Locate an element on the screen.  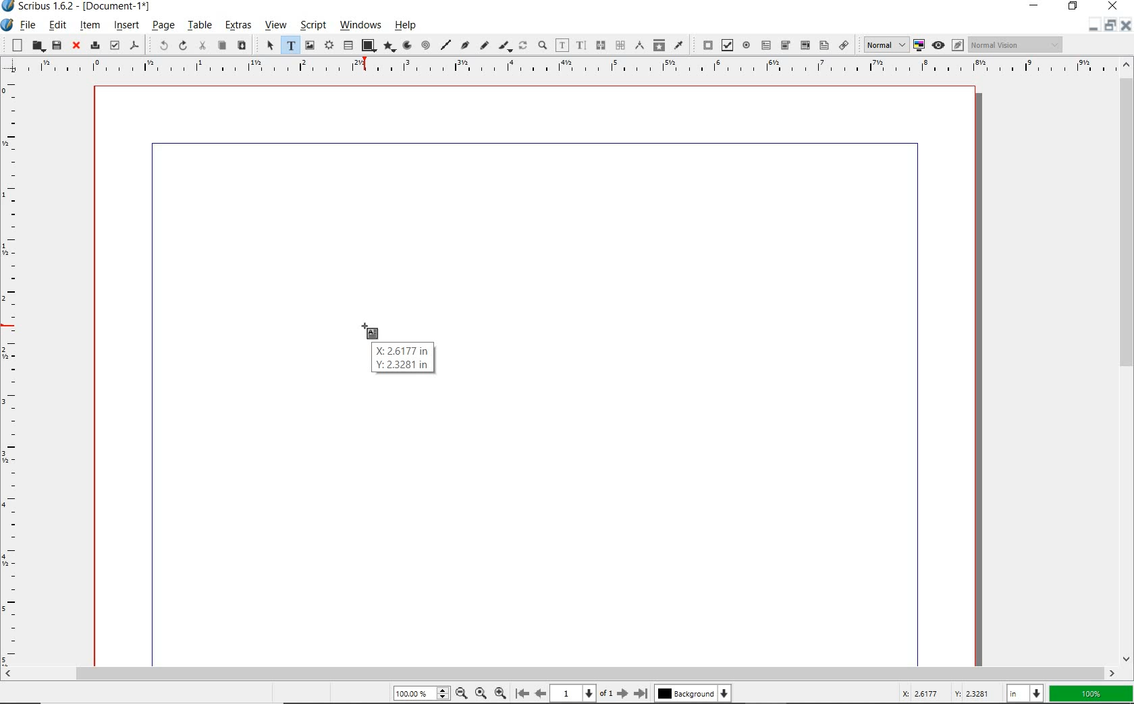
Edit in preview mode is located at coordinates (959, 45).